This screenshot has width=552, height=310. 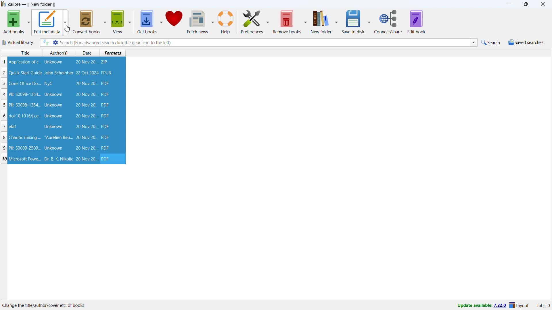 What do you see at coordinates (147, 22) in the screenshot?
I see `get books` at bounding box center [147, 22].